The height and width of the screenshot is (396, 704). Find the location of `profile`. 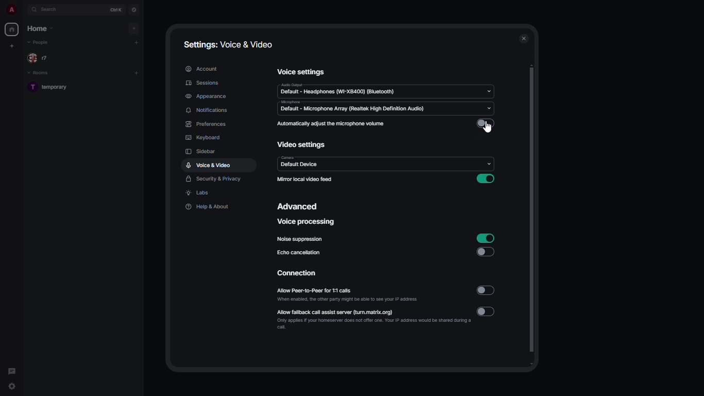

profile is located at coordinates (11, 9).